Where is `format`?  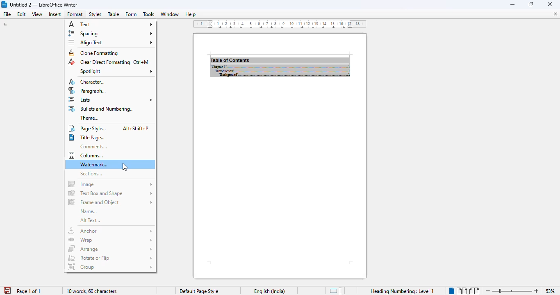 format is located at coordinates (75, 14).